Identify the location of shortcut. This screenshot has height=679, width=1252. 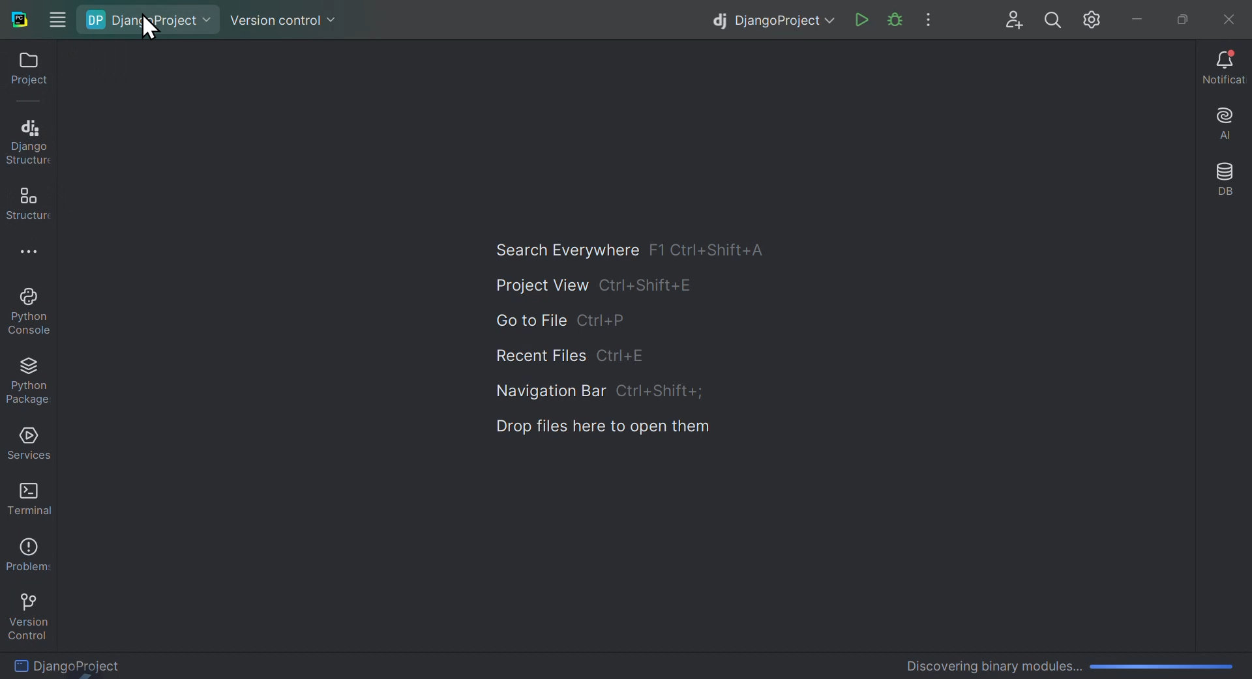
(714, 249).